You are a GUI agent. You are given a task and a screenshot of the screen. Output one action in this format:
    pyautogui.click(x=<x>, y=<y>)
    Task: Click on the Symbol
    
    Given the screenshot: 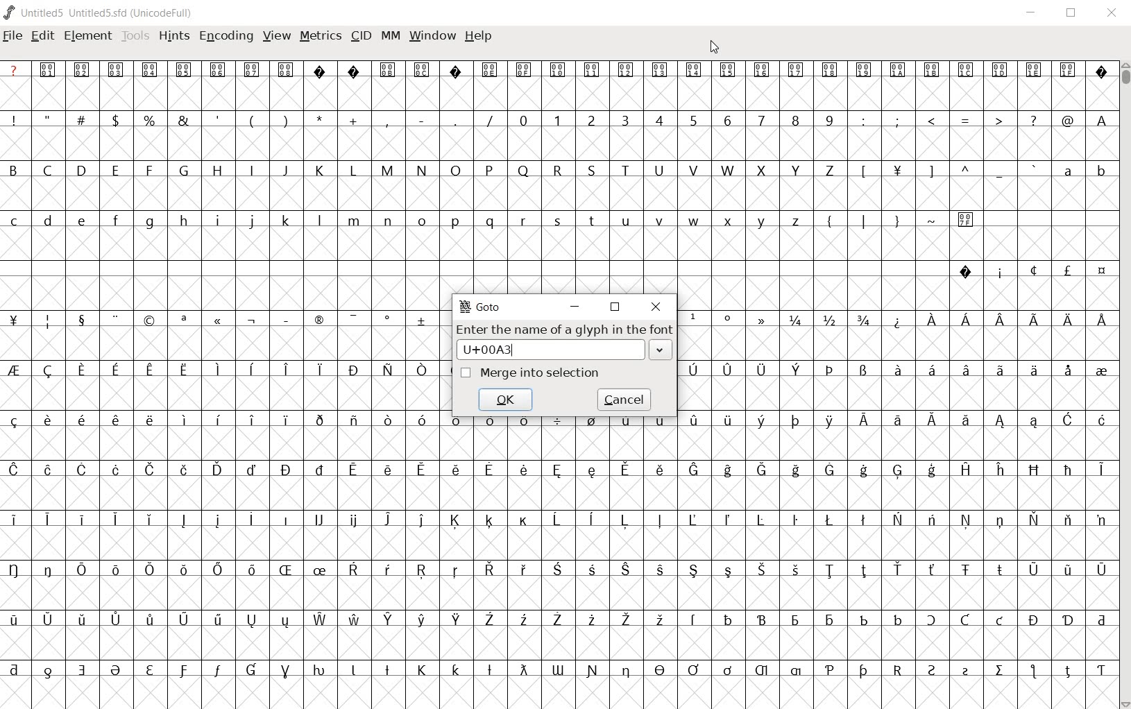 What is the action you would take?
    pyautogui.click(x=1001, y=422)
    